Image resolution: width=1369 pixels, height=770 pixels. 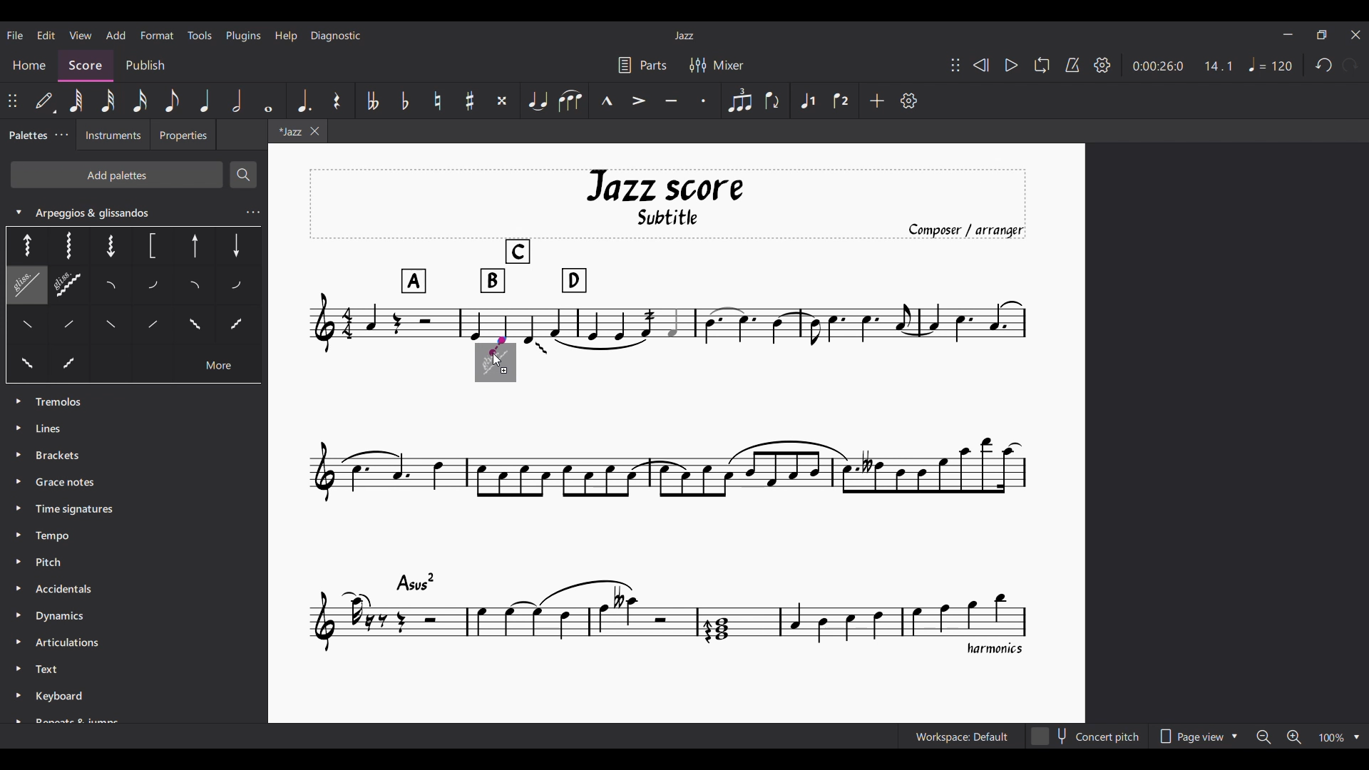 What do you see at coordinates (439, 101) in the screenshot?
I see `Toggle natural` at bounding box center [439, 101].